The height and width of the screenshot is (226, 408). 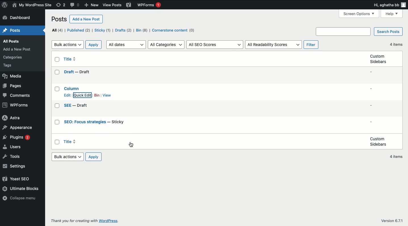 What do you see at coordinates (129, 6) in the screenshot?
I see `Yoast` at bounding box center [129, 6].